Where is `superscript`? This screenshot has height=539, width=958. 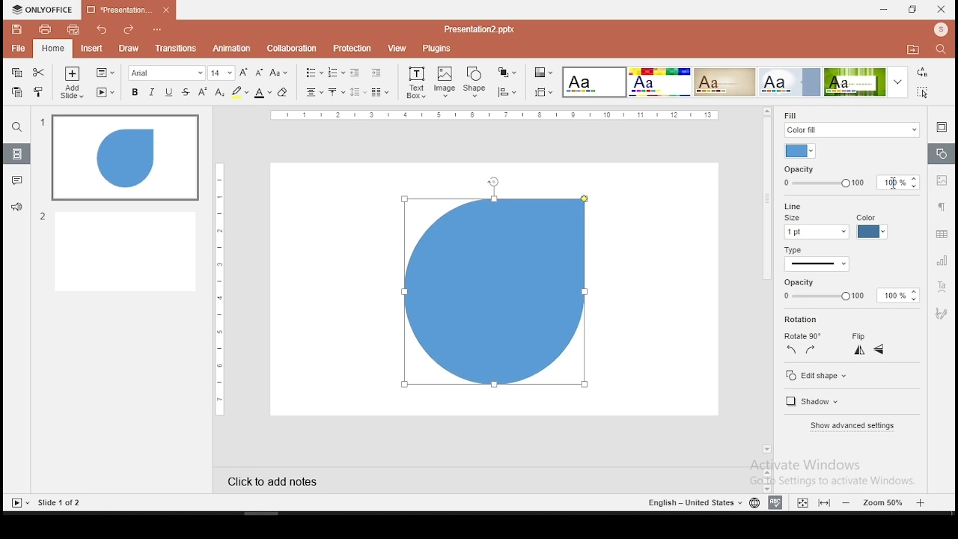 superscript is located at coordinates (204, 91).